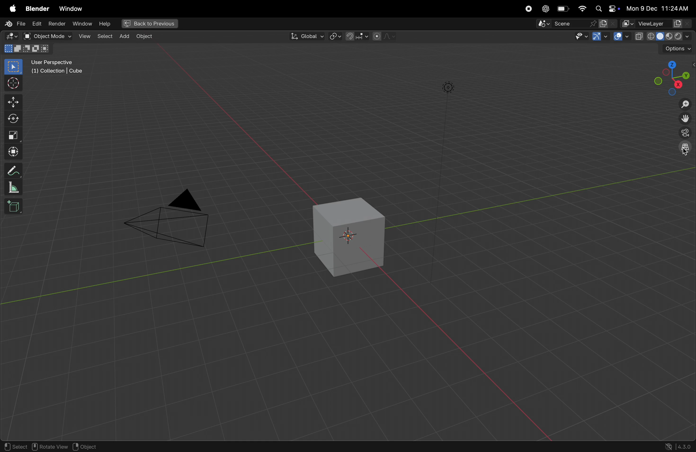 This screenshot has height=452, width=696. I want to click on move the view, so click(685, 119).